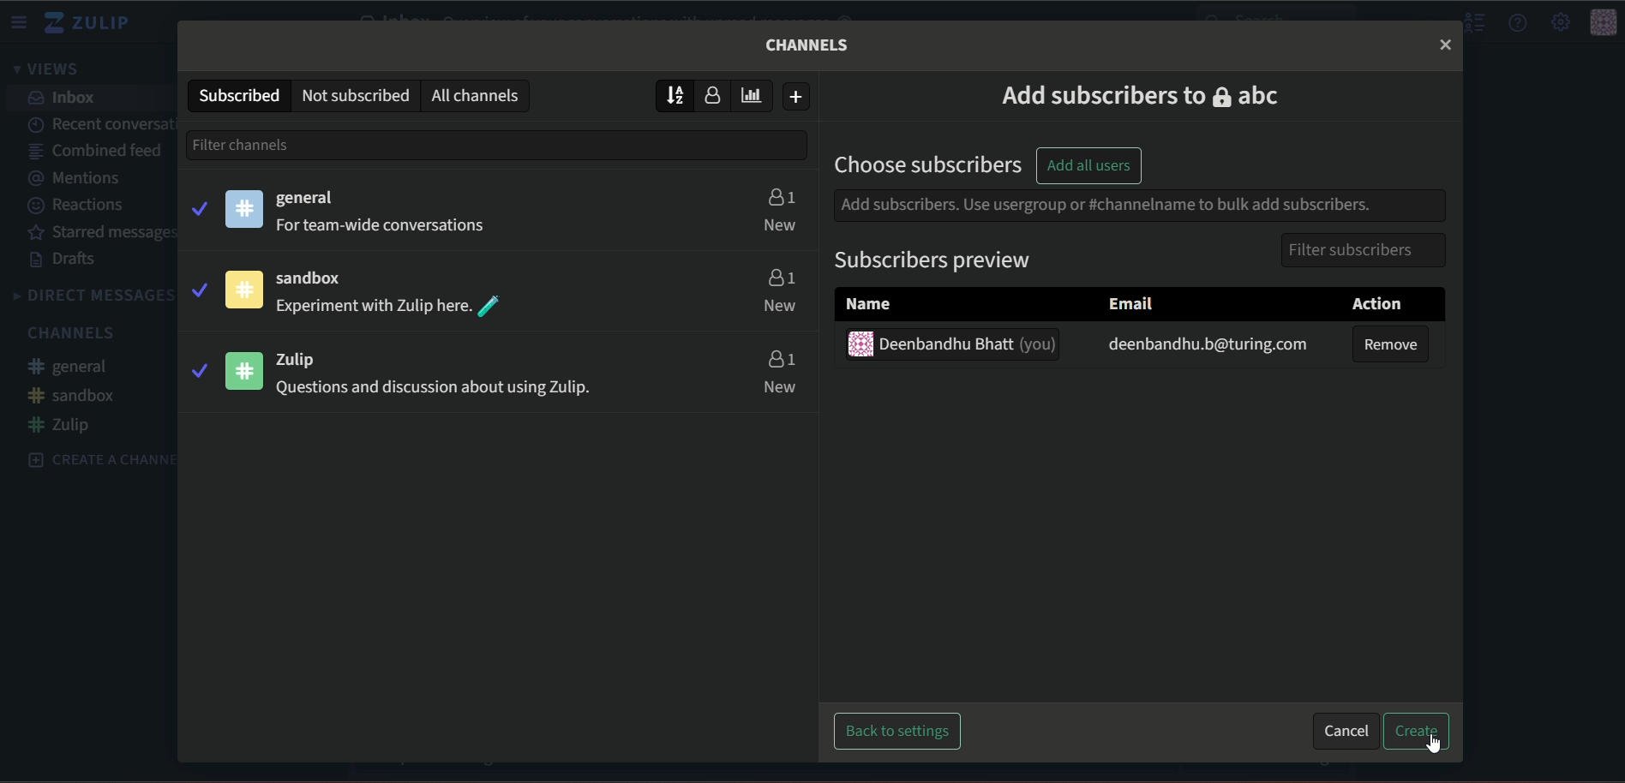  Describe the element at coordinates (1195, 344) in the screenshot. I see `deenbandhu.b@turing.com` at that location.